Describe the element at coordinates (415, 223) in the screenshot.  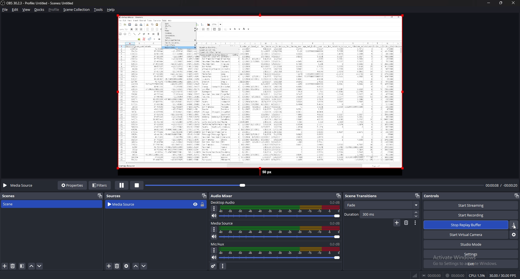
I see `transition properties` at that location.